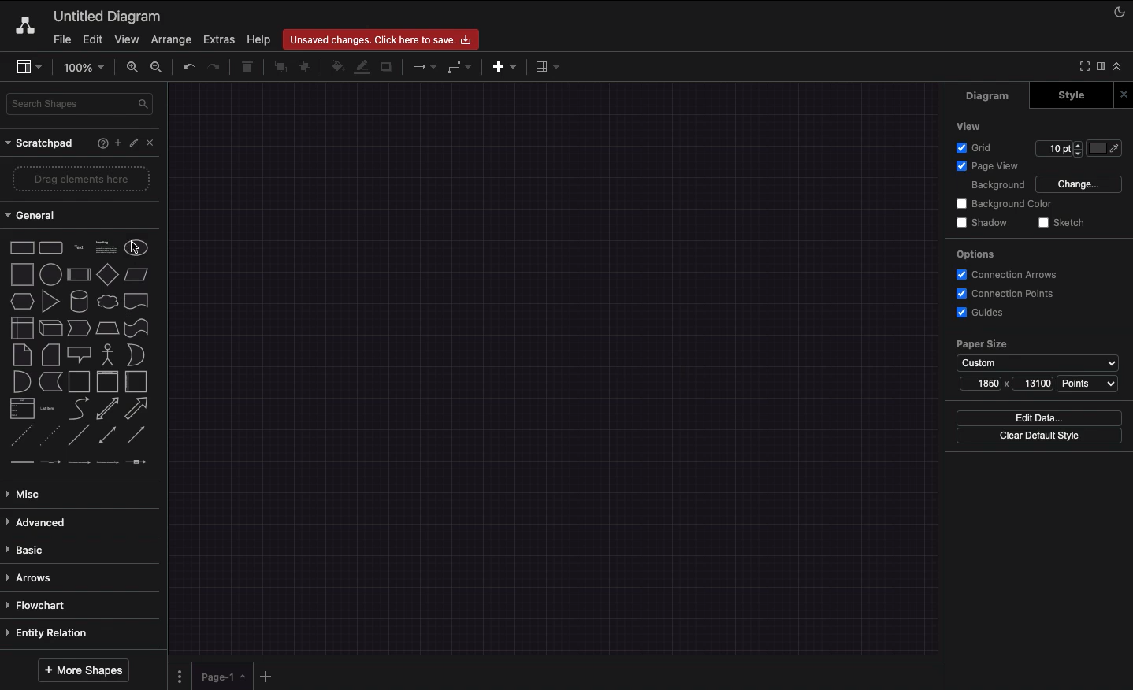  I want to click on To back, so click(307, 66).